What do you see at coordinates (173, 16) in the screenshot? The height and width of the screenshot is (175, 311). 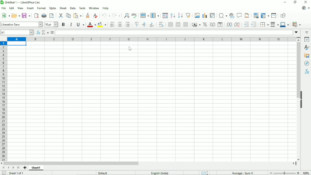 I see `Sort ascending` at bounding box center [173, 16].